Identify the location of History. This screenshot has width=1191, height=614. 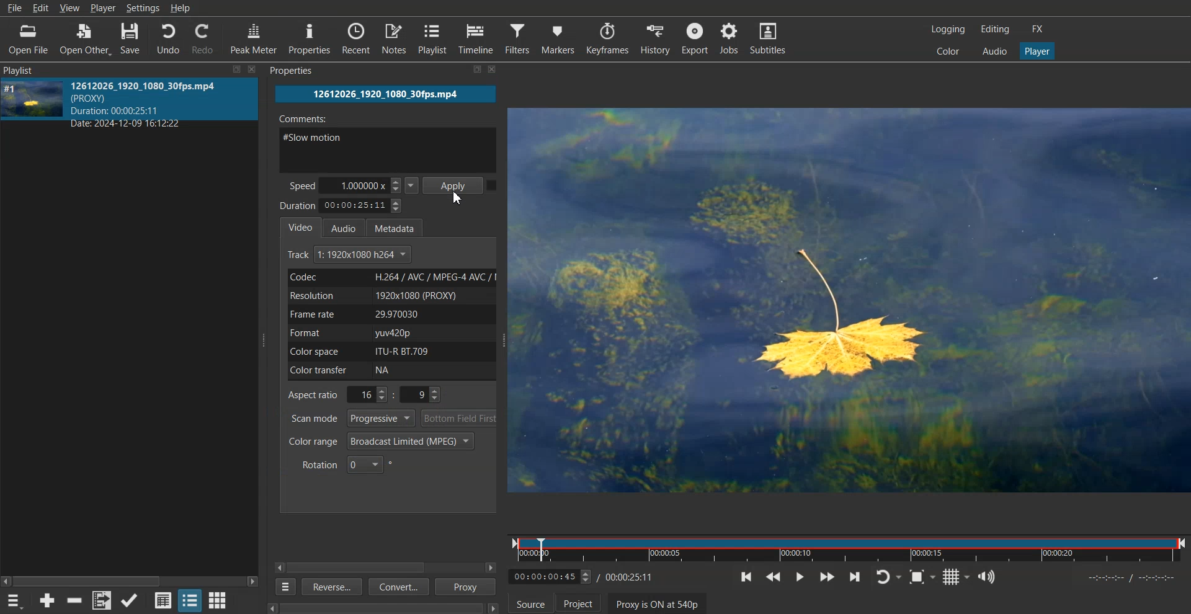
(653, 38).